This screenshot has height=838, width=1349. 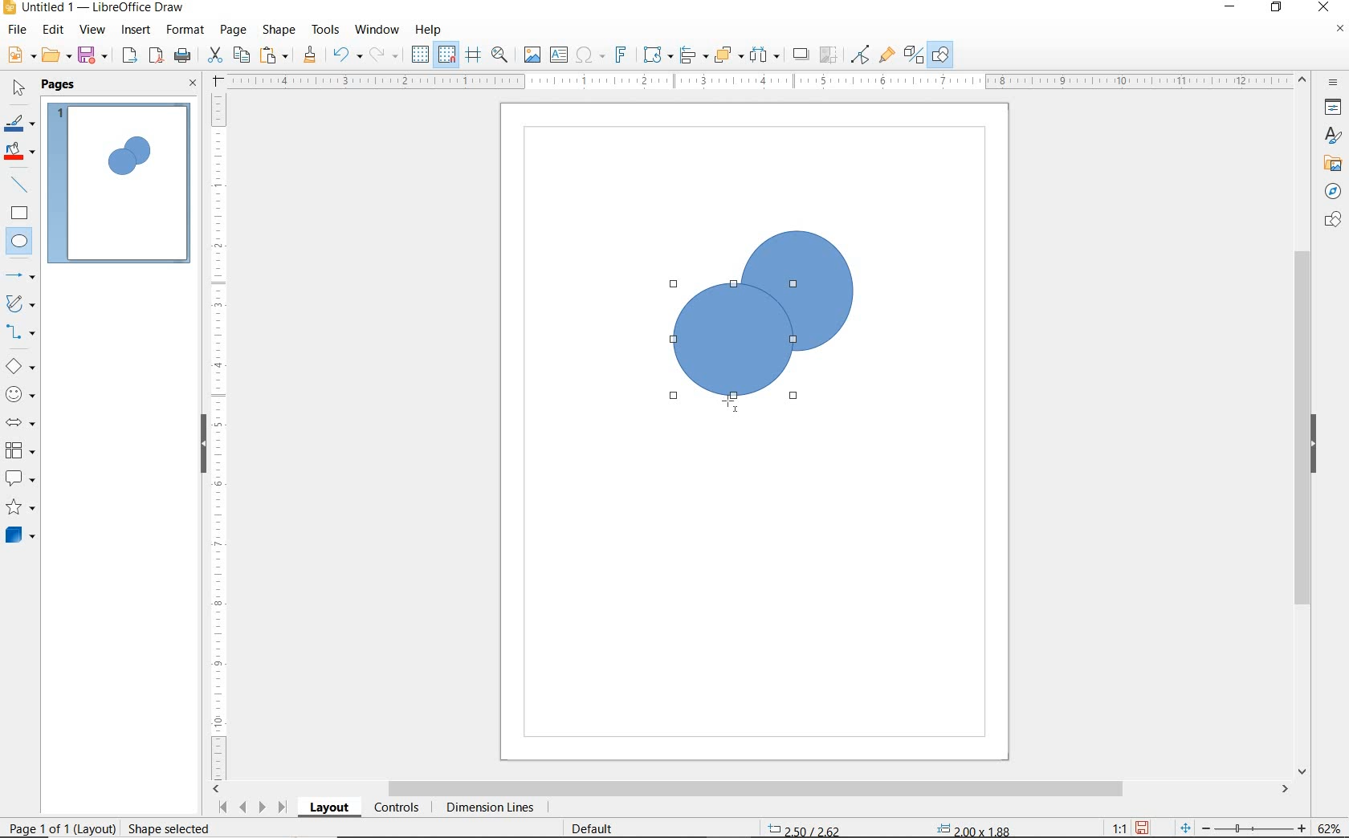 What do you see at coordinates (1330, 825) in the screenshot?
I see `ZOOM FACTOR` at bounding box center [1330, 825].